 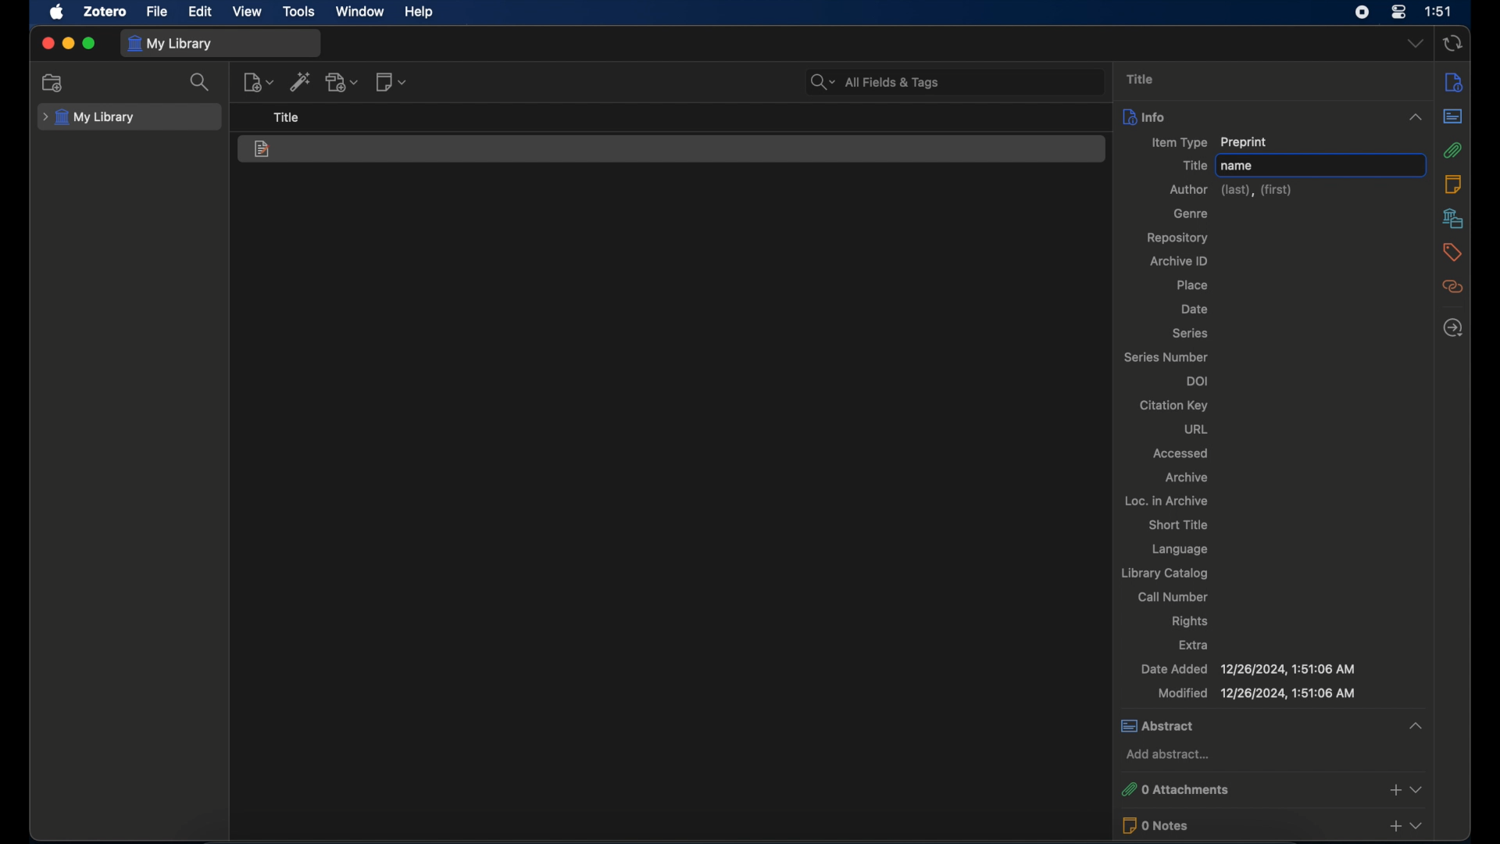 I want to click on extra, so click(x=1192, y=646).